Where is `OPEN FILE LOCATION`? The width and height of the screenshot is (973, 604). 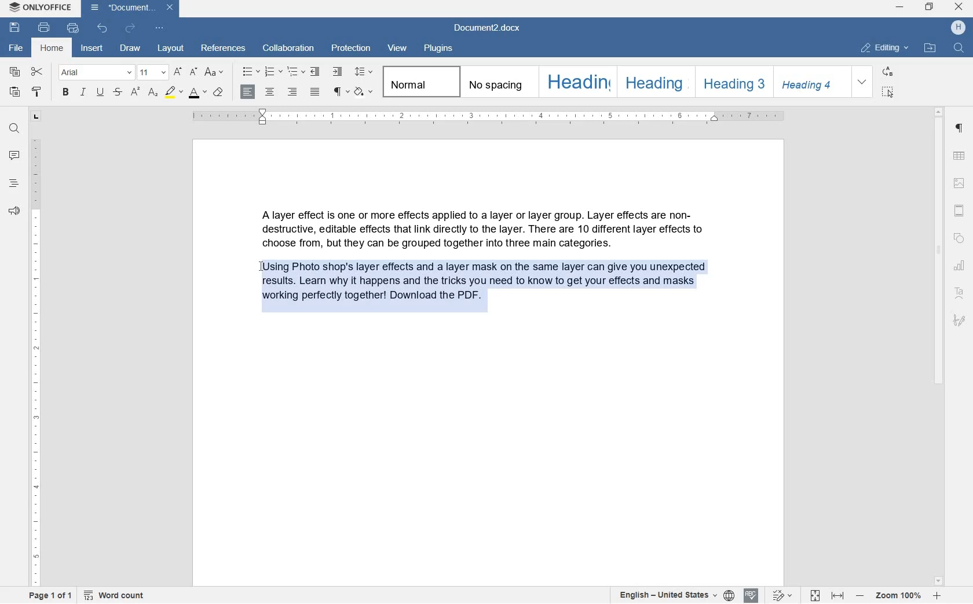
OPEN FILE LOCATION is located at coordinates (930, 49).